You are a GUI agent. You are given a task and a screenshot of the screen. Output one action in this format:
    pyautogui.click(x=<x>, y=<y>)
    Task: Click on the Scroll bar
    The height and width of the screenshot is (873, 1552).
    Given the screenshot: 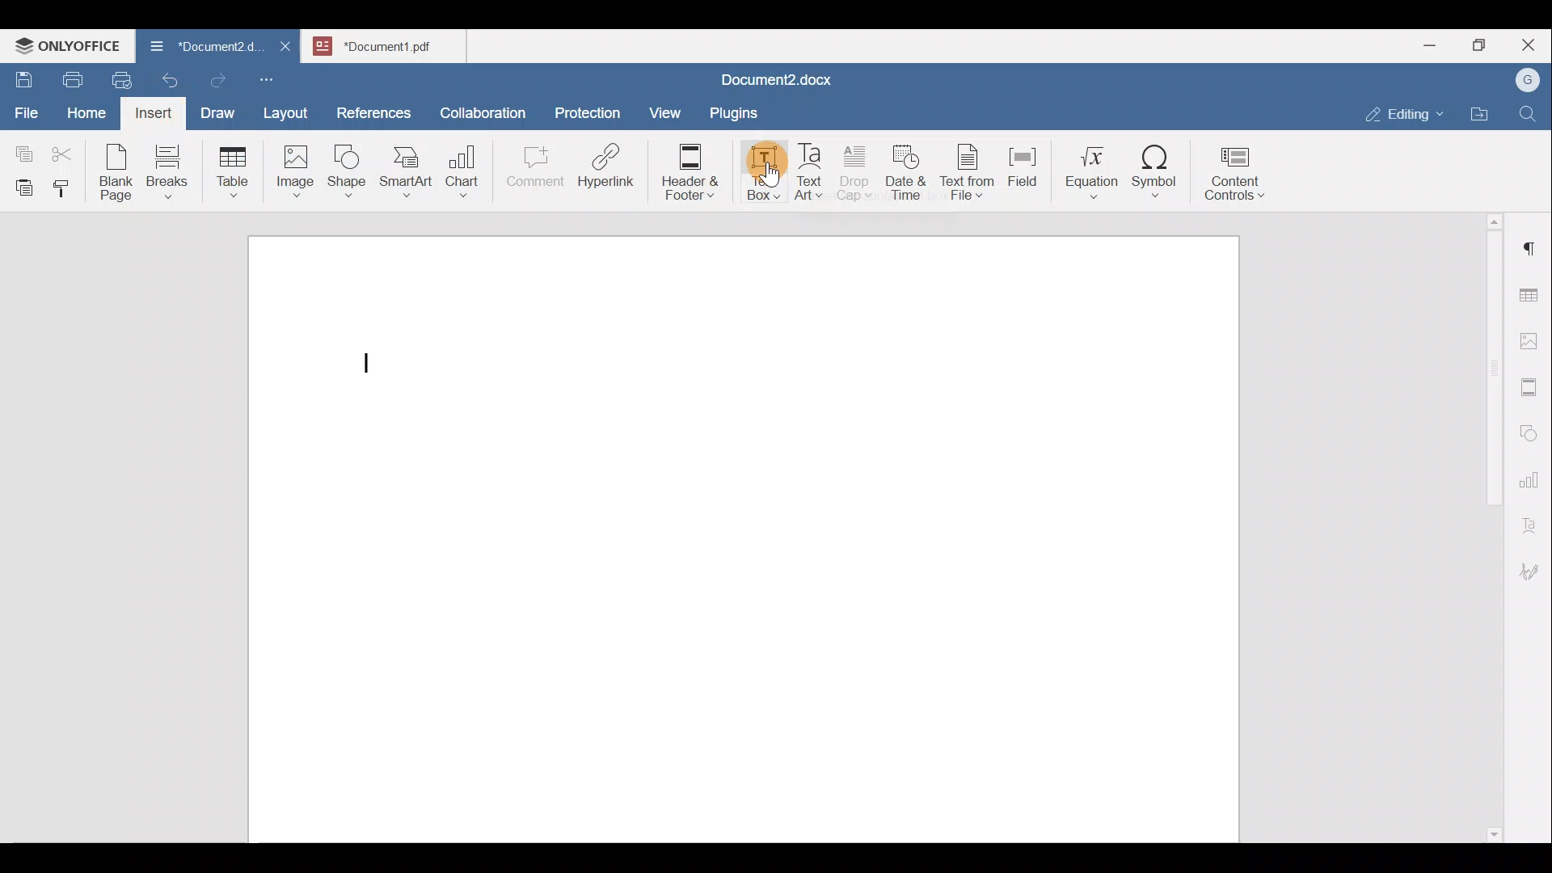 What is the action you would take?
    pyautogui.click(x=1488, y=525)
    